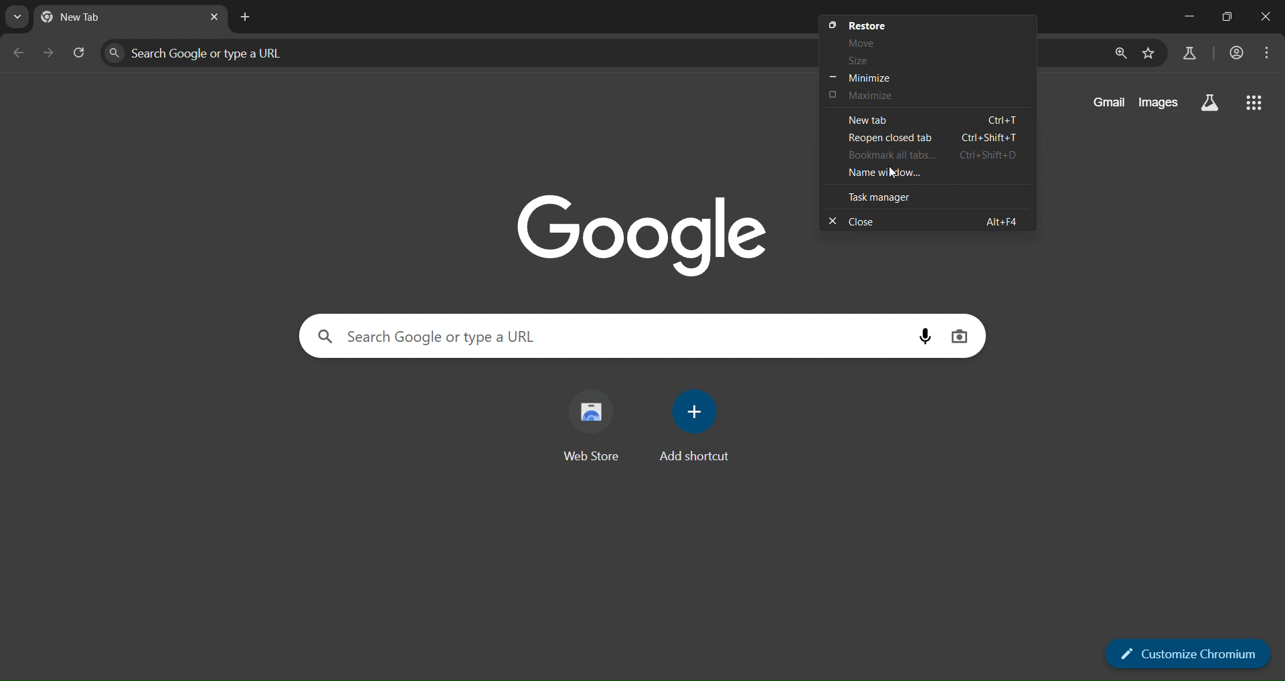  Describe the element at coordinates (246, 17) in the screenshot. I see `new tab` at that location.